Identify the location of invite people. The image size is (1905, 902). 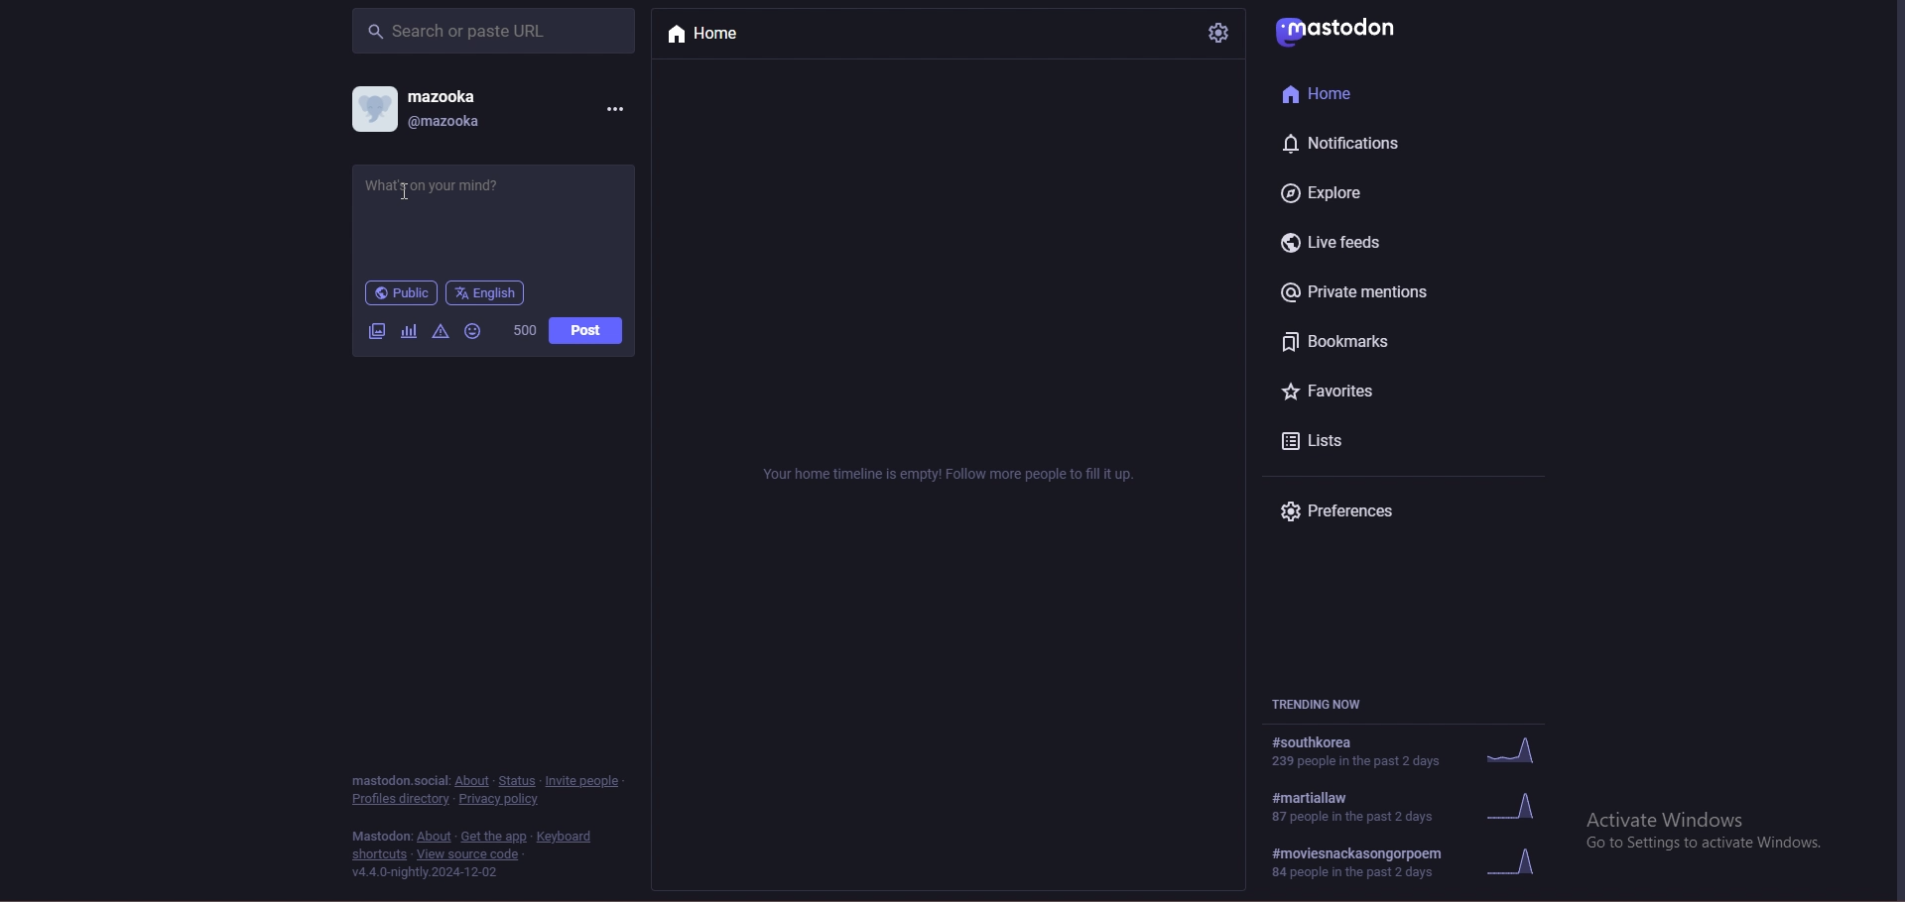
(584, 780).